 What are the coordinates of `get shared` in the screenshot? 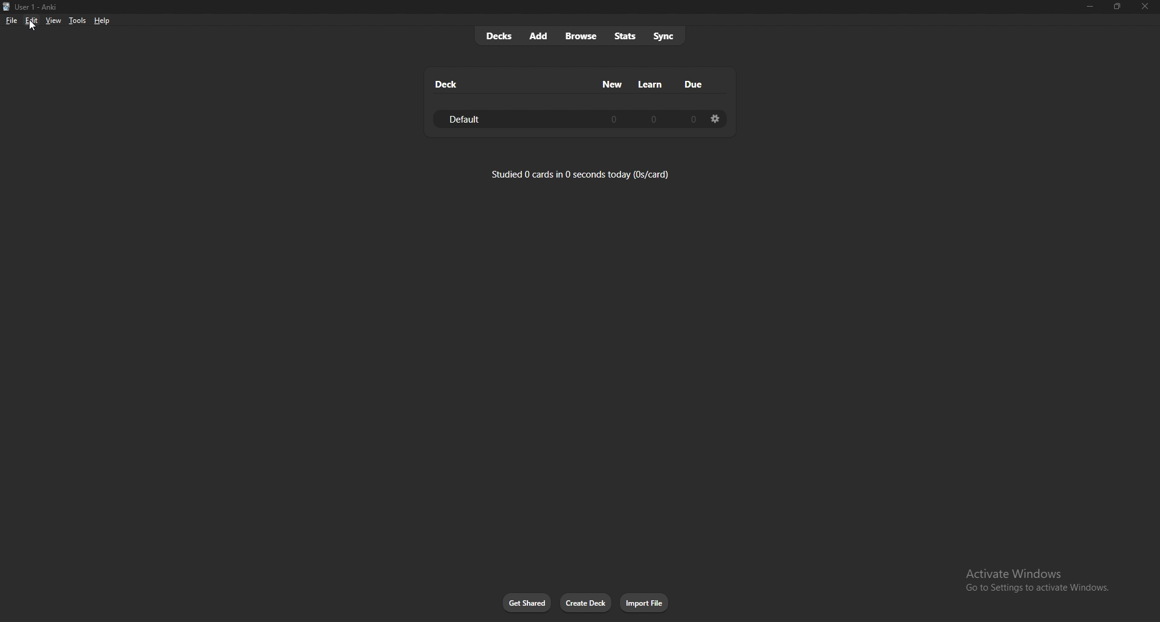 It's located at (527, 603).